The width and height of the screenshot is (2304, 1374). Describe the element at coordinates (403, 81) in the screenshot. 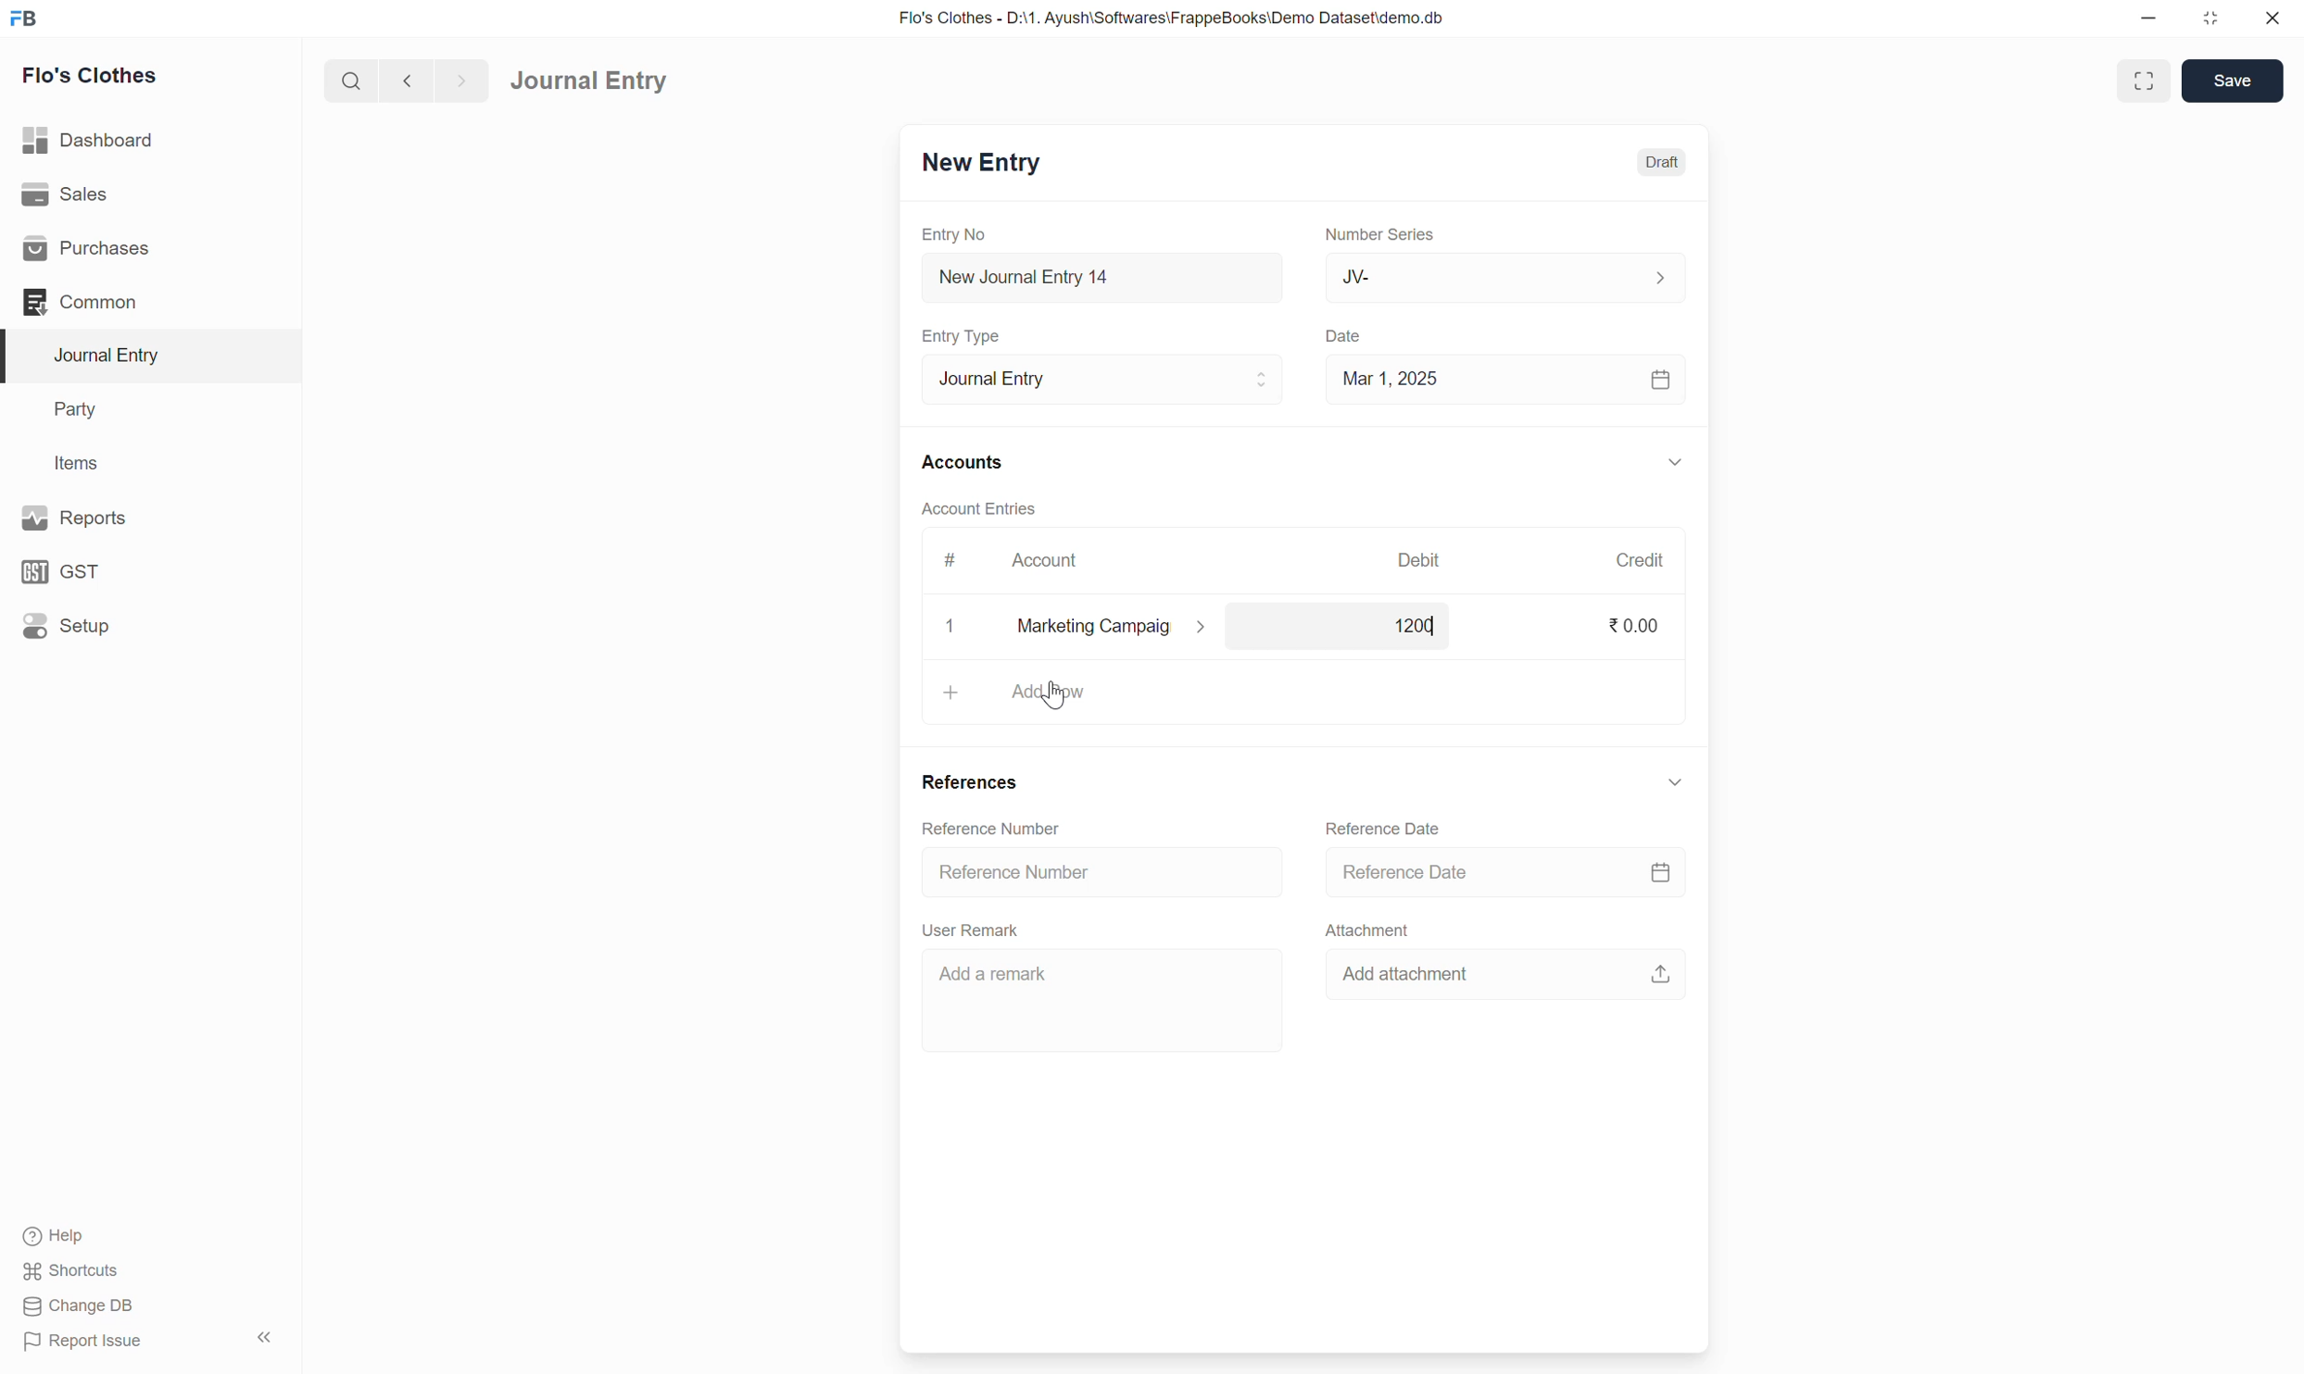

I see `back` at that location.